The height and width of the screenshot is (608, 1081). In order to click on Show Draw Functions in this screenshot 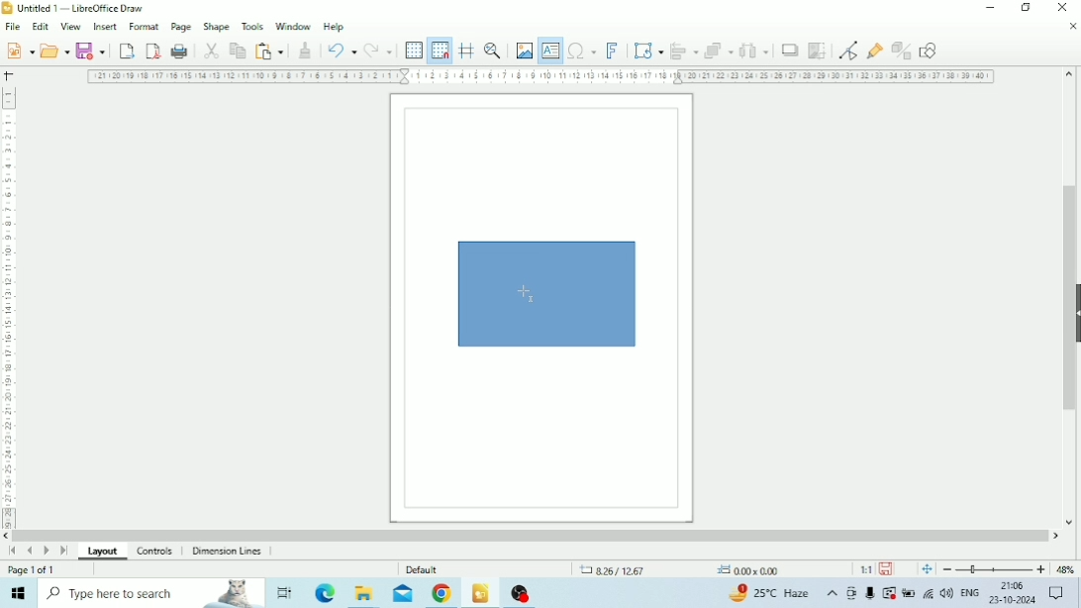, I will do `click(931, 51)`.